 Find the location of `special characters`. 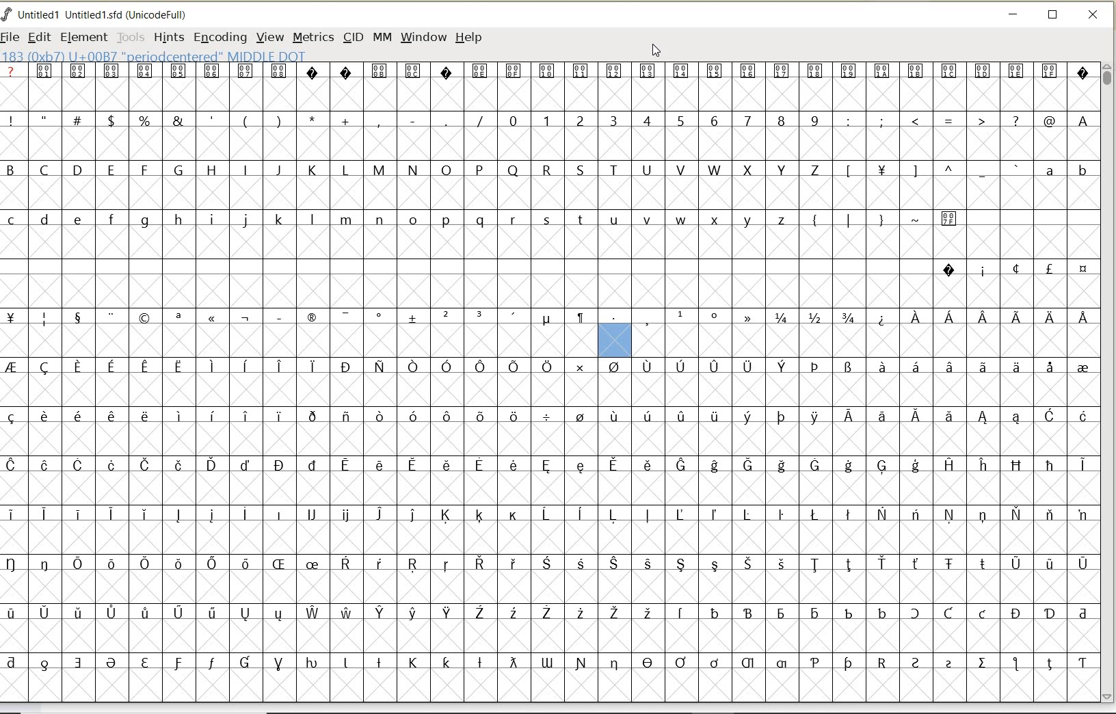

special characters is located at coordinates (550, 314).